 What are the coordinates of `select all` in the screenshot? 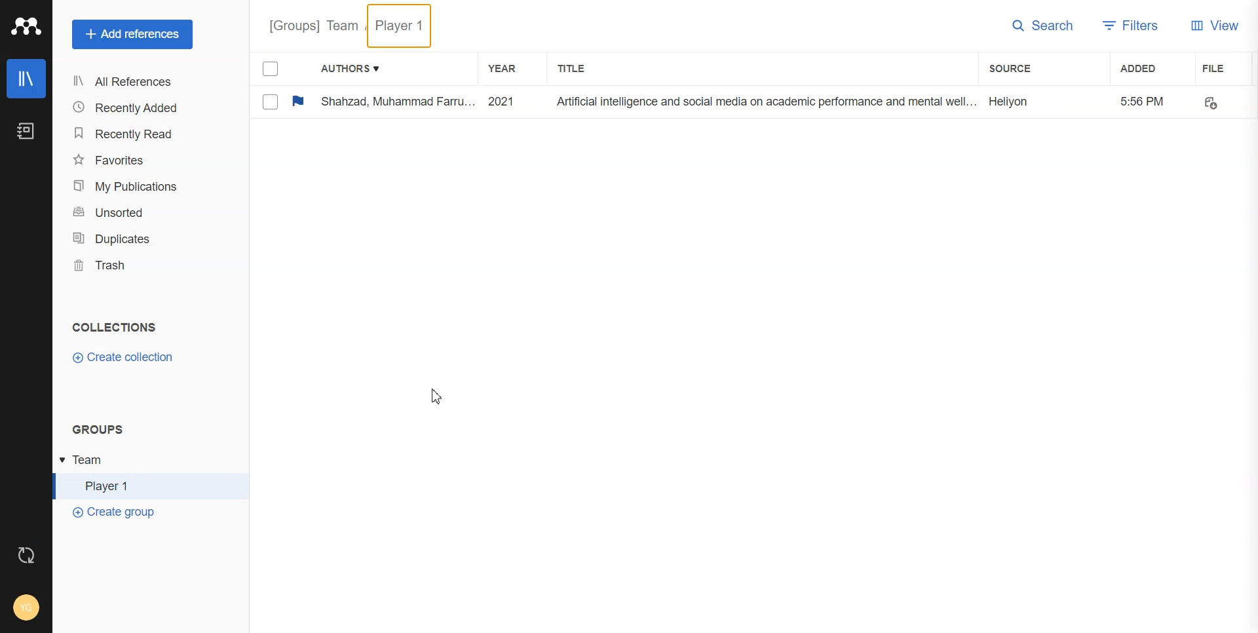 It's located at (272, 69).